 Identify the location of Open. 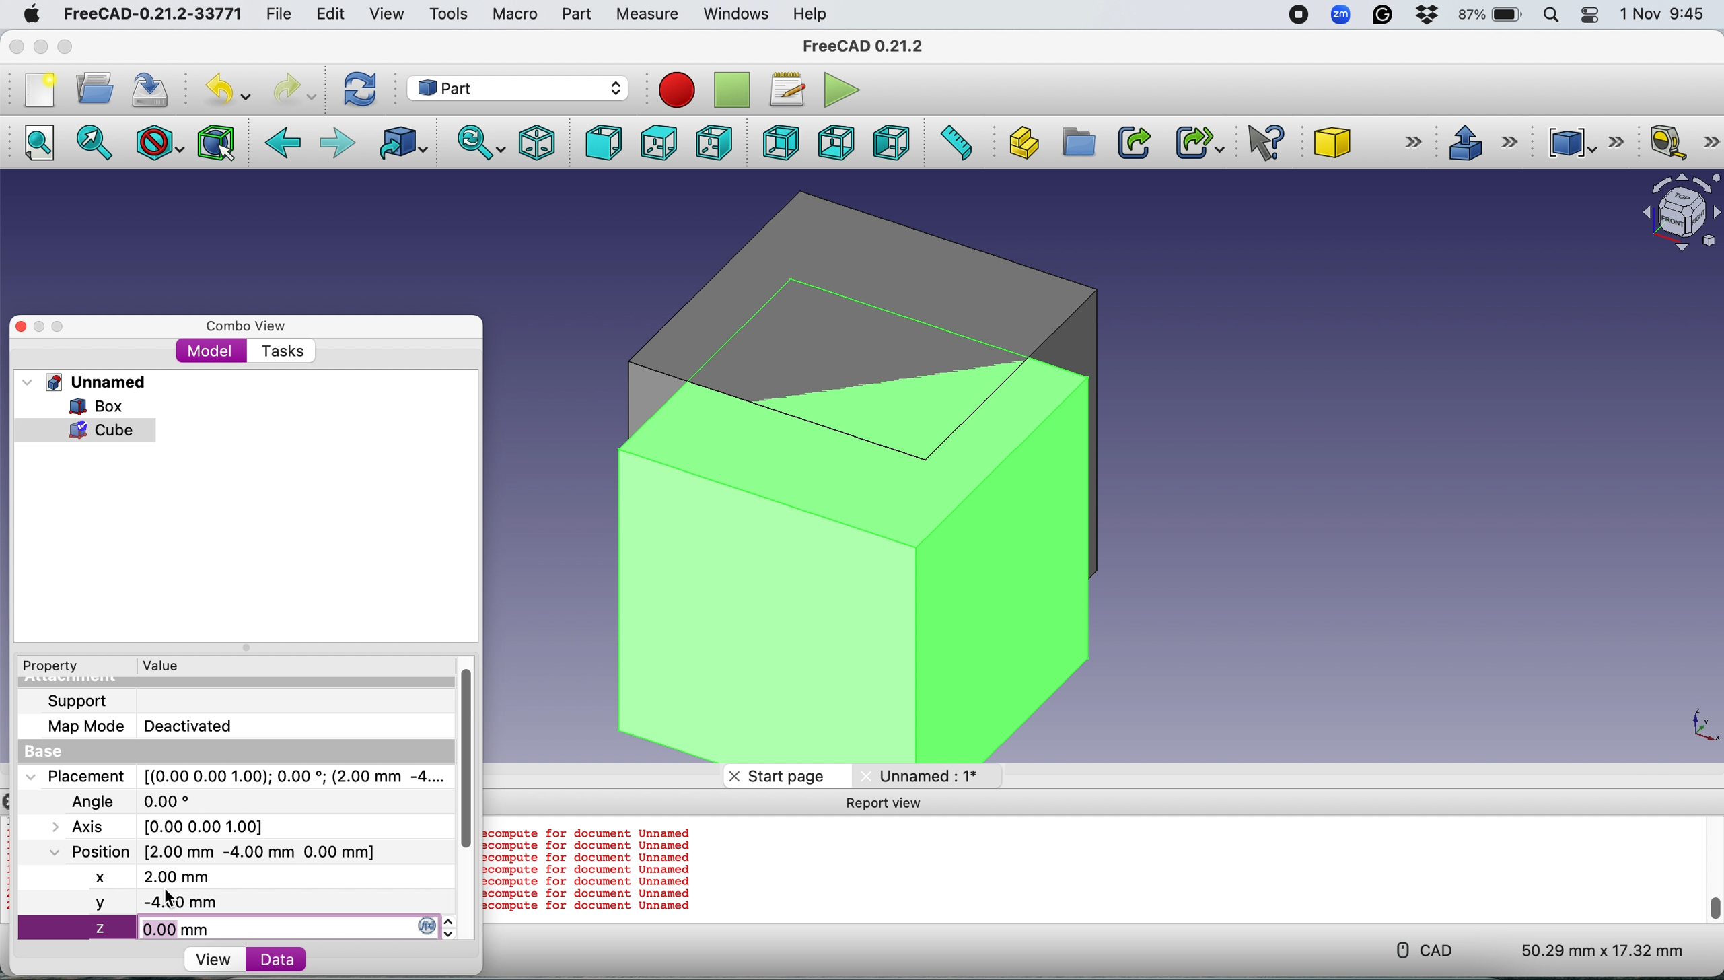
(95, 87).